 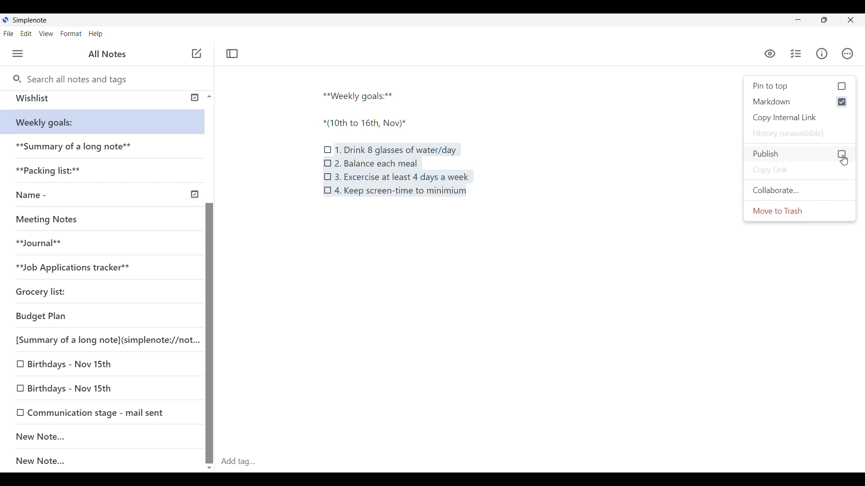 I want to click on Meeting Notes, so click(x=50, y=218).